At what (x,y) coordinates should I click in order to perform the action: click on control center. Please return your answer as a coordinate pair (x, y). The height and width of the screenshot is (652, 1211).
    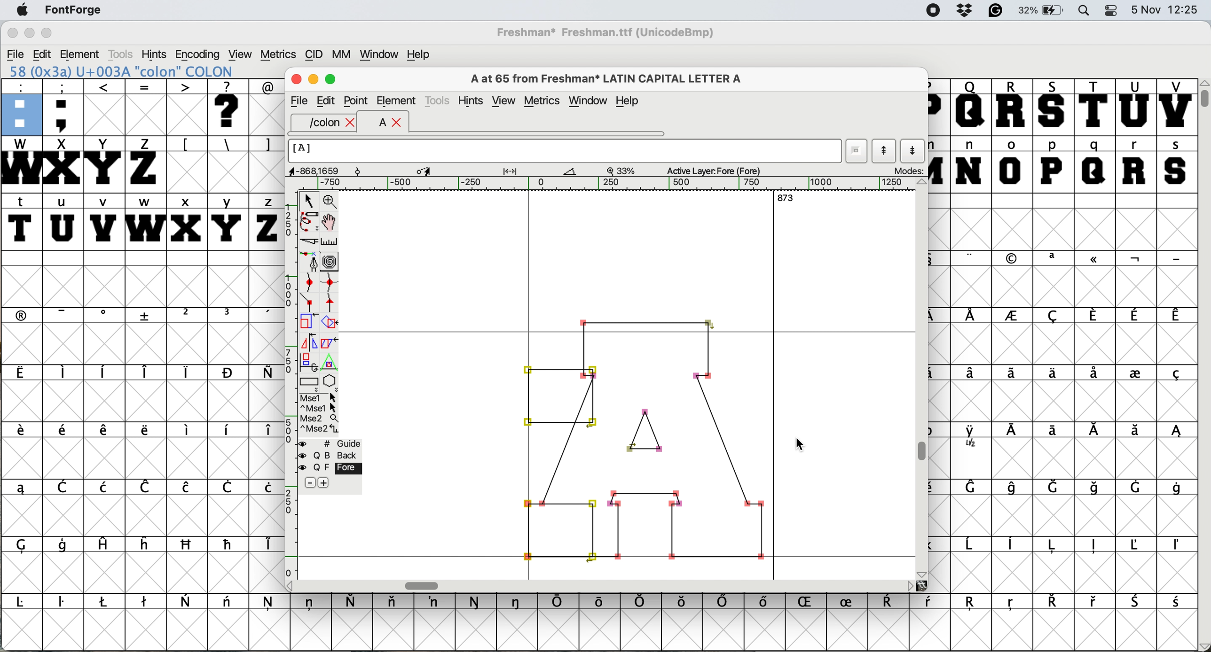
    Looking at the image, I should click on (1112, 11).